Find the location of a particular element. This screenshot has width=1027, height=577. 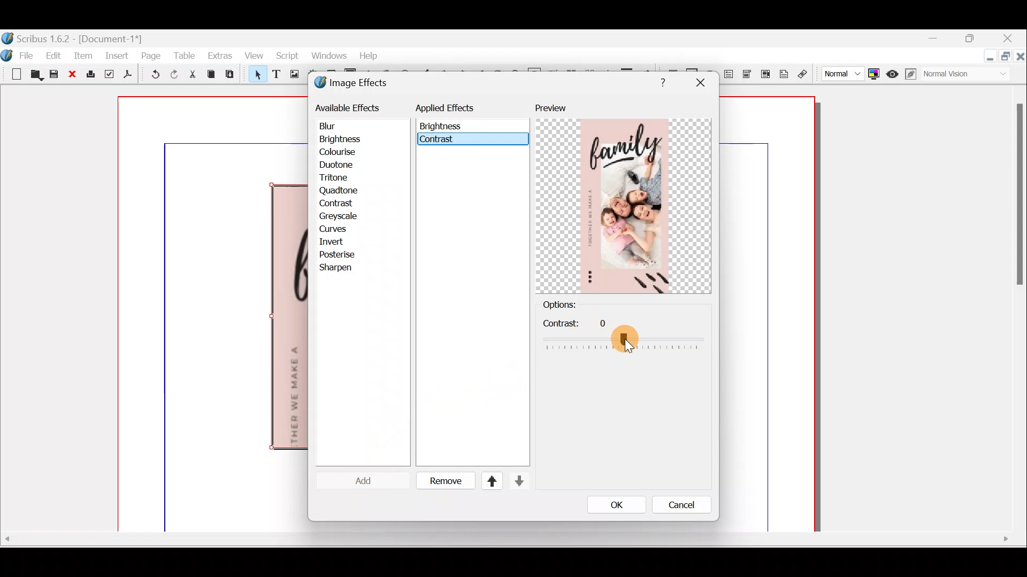

Blur is located at coordinates (338, 127).